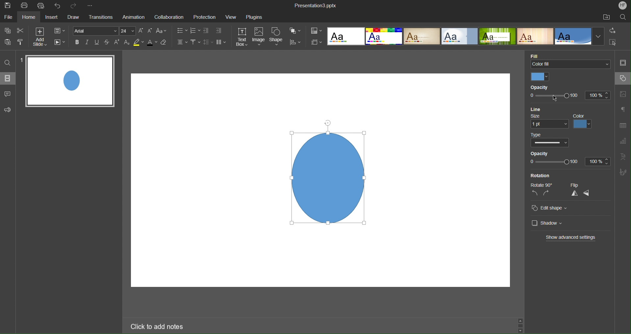 The height and width of the screenshot is (334, 631). What do you see at coordinates (77, 43) in the screenshot?
I see `Bold` at bounding box center [77, 43].